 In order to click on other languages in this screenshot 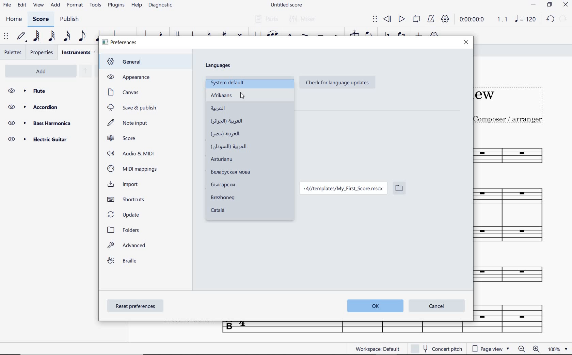, I will do `click(234, 147)`.